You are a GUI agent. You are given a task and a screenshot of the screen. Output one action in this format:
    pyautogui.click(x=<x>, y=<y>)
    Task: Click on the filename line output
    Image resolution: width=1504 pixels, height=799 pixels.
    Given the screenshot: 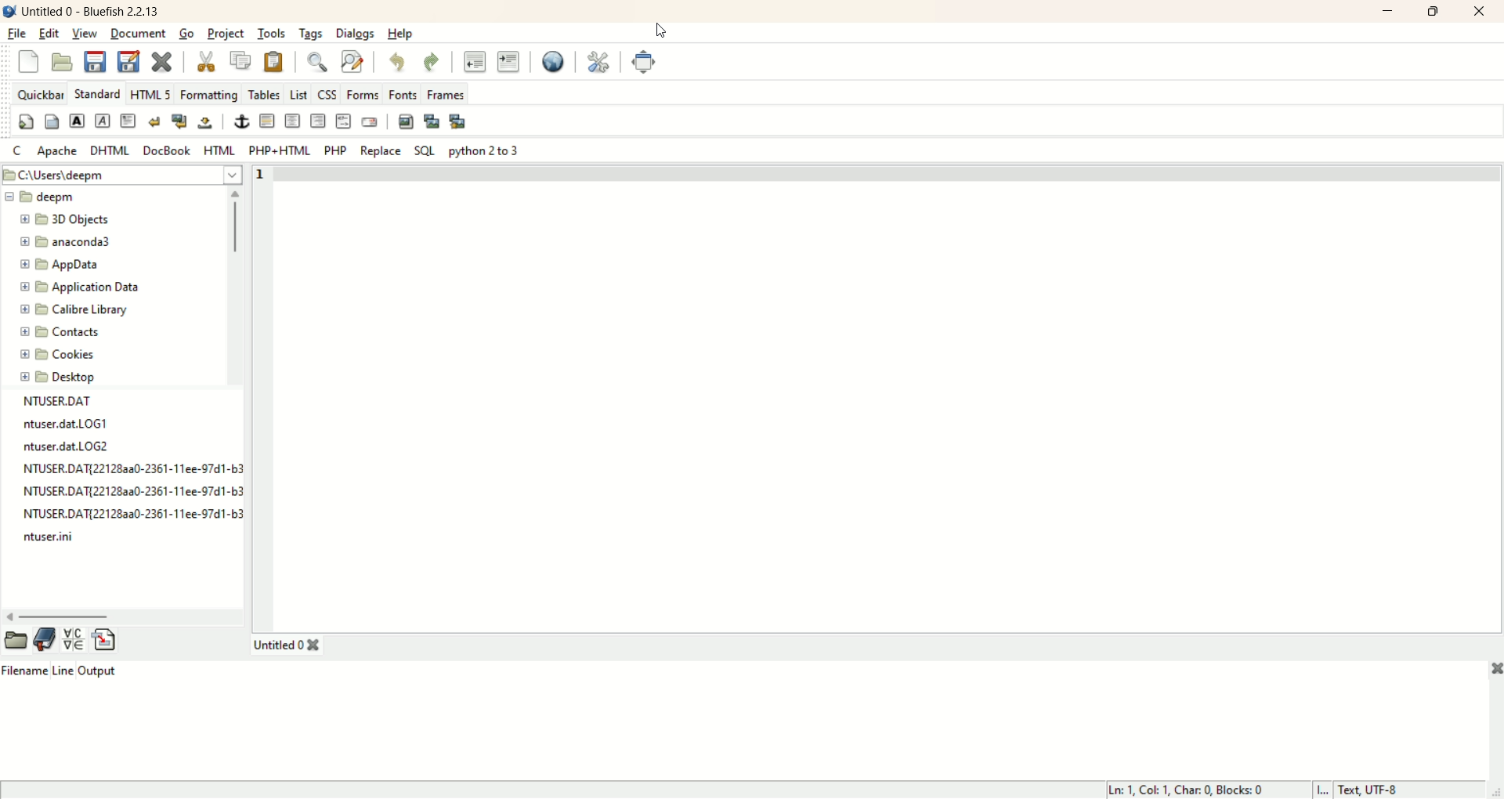 What is the action you would take?
    pyautogui.click(x=67, y=678)
    